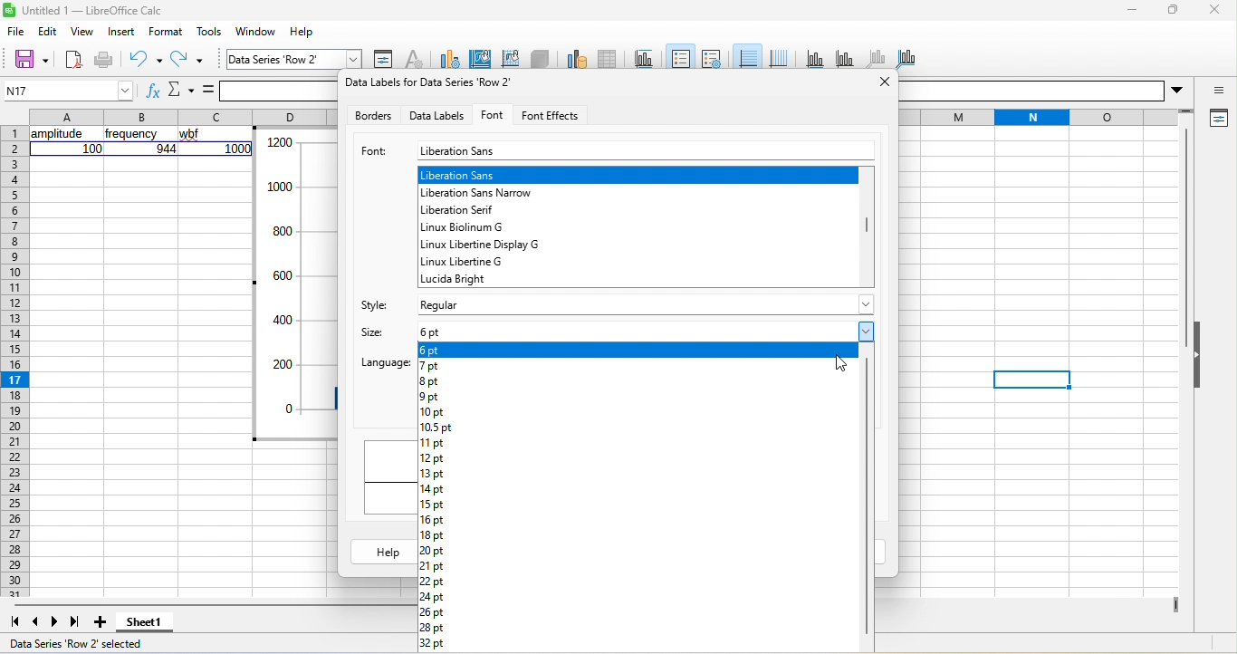 The image size is (1237, 654). Describe the element at coordinates (433, 597) in the screenshot. I see `24 pt` at that location.